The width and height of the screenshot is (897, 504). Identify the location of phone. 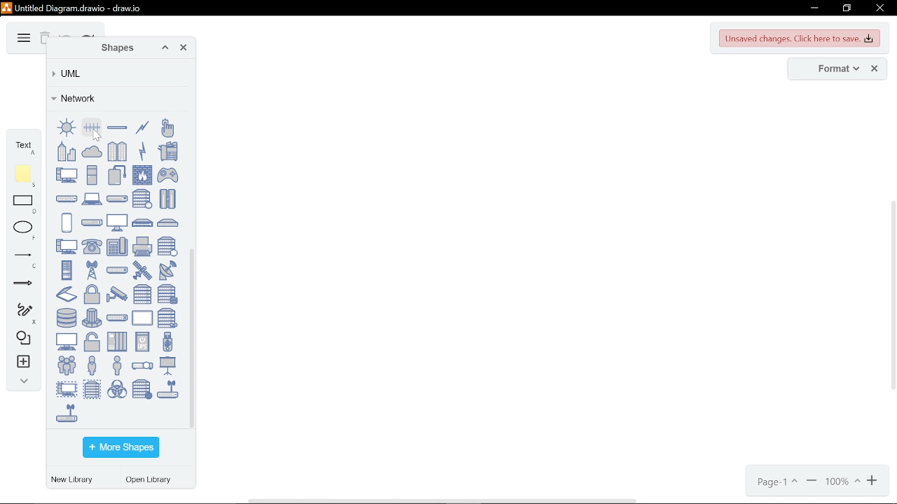
(117, 246).